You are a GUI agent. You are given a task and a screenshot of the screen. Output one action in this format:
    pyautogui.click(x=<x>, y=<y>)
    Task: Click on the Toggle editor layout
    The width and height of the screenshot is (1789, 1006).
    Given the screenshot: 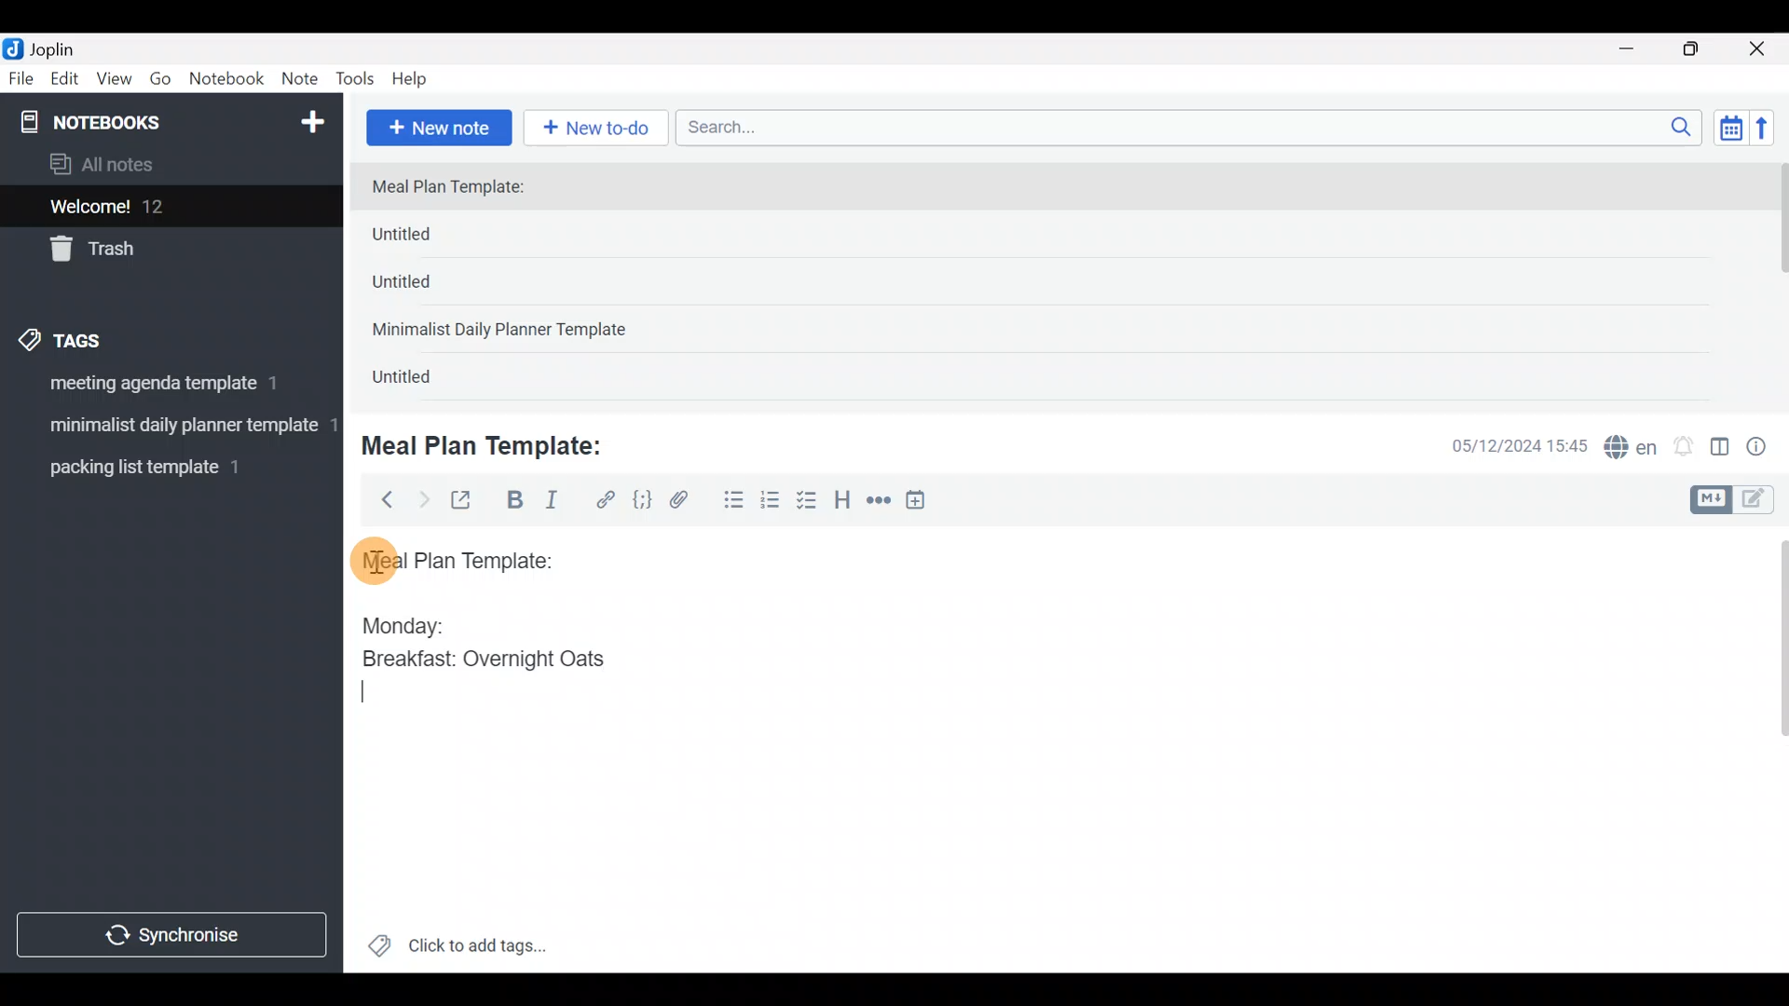 What is the action you would take?
    pyautogui.click(x=1721, y=449)
    